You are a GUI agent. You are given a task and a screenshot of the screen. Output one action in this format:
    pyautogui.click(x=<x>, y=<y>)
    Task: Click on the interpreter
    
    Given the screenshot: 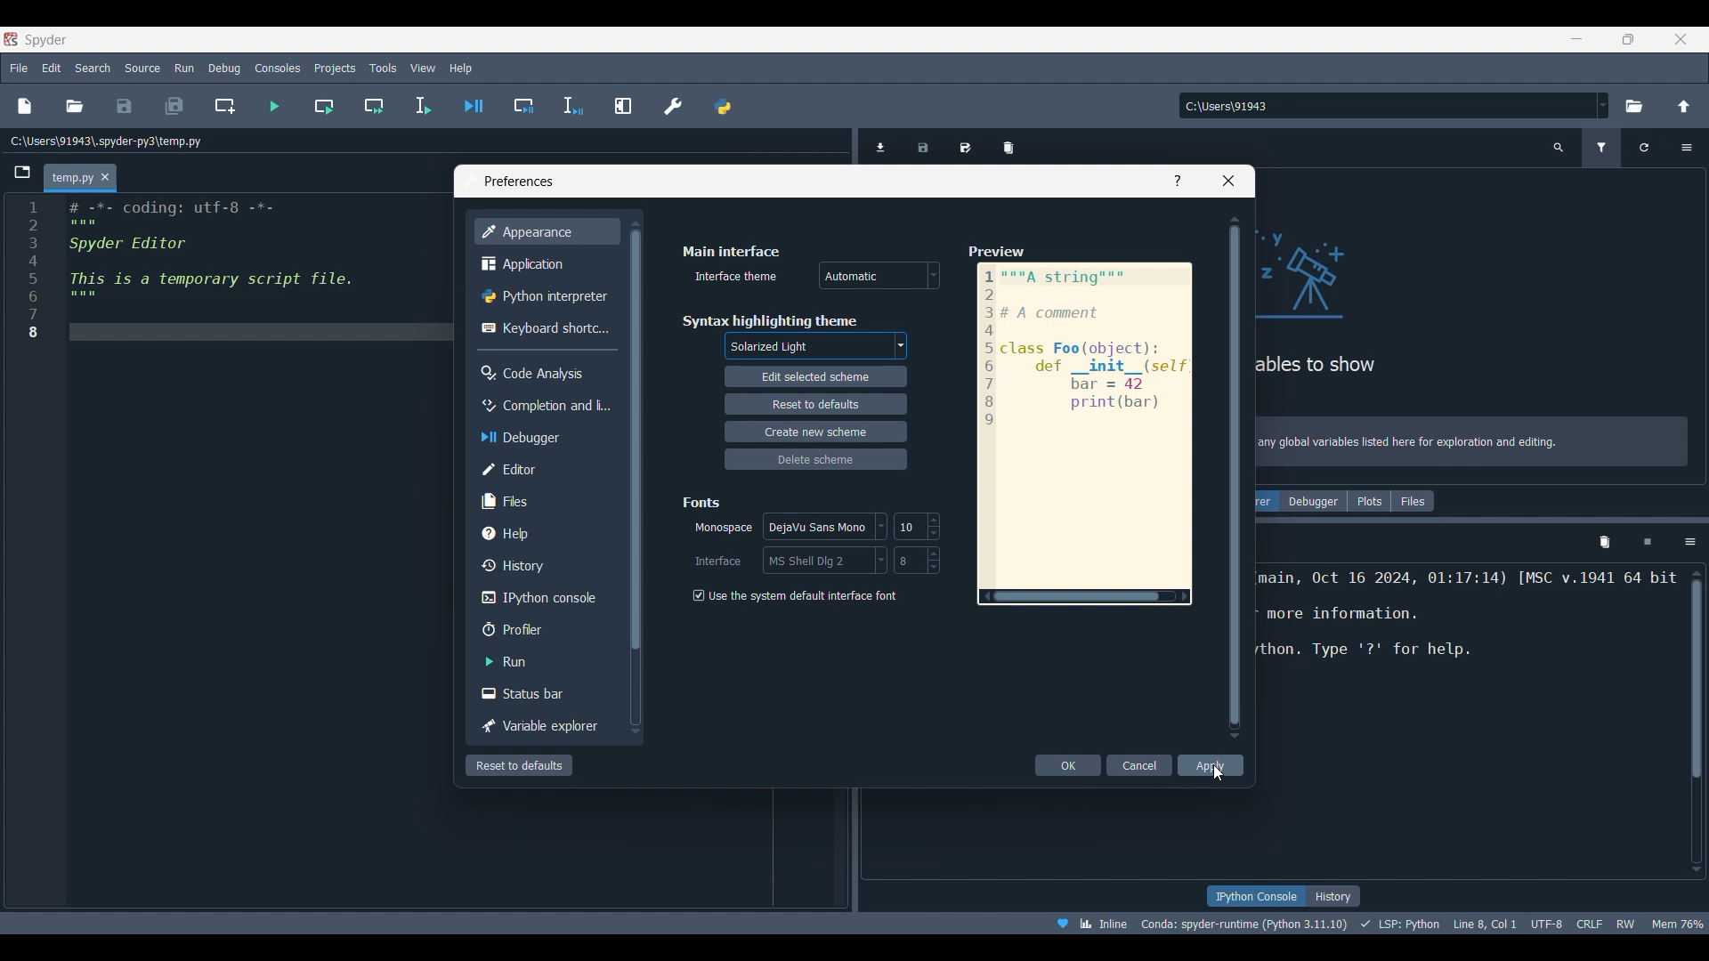 What is the action you would take?
    pyautogui.click(x=1241, y=924)
    